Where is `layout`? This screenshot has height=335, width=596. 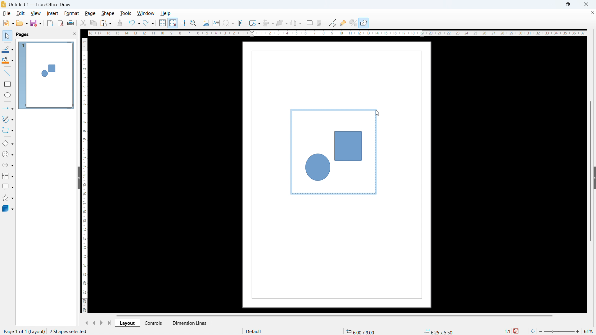 layout is located at coordinates (128, 323).